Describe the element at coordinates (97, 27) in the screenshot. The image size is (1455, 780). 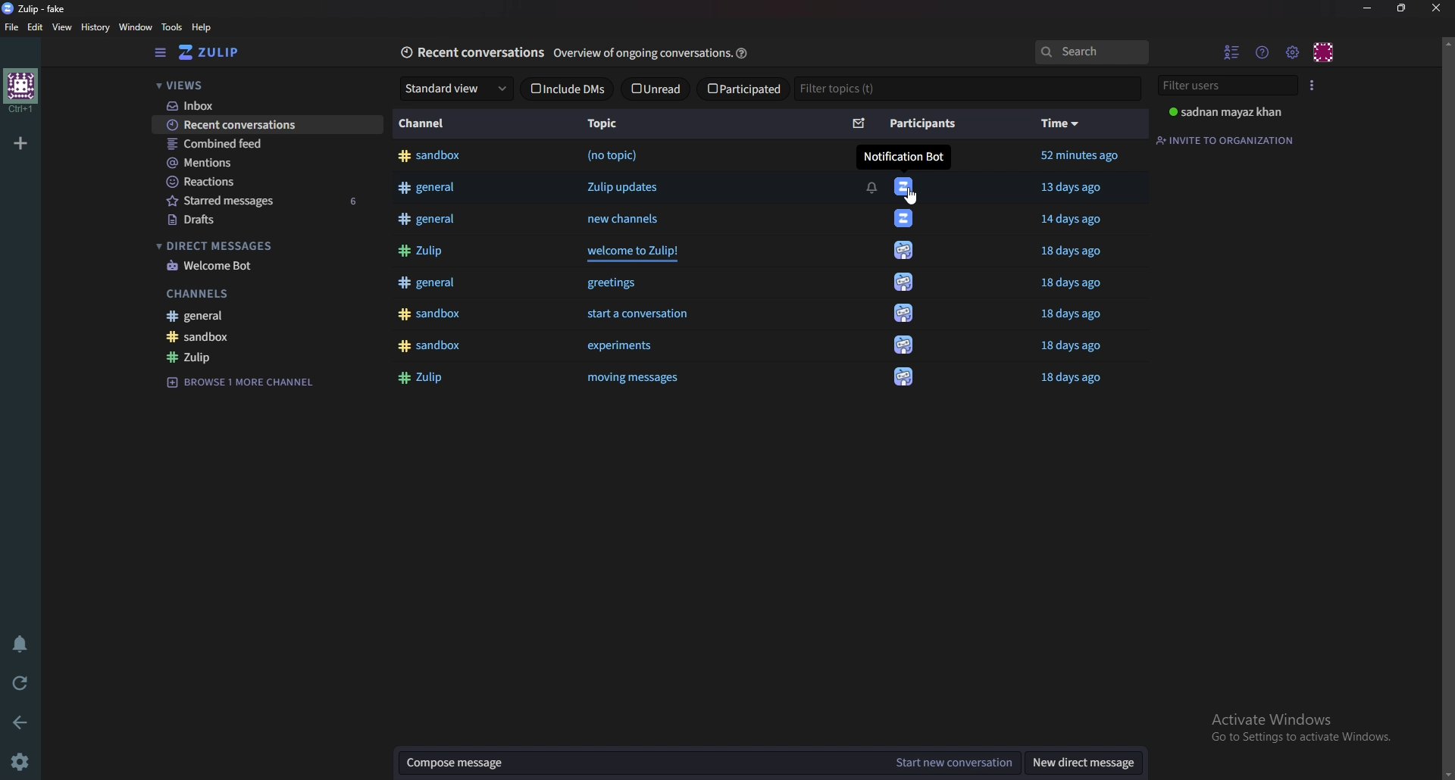
I see `History` at that location.